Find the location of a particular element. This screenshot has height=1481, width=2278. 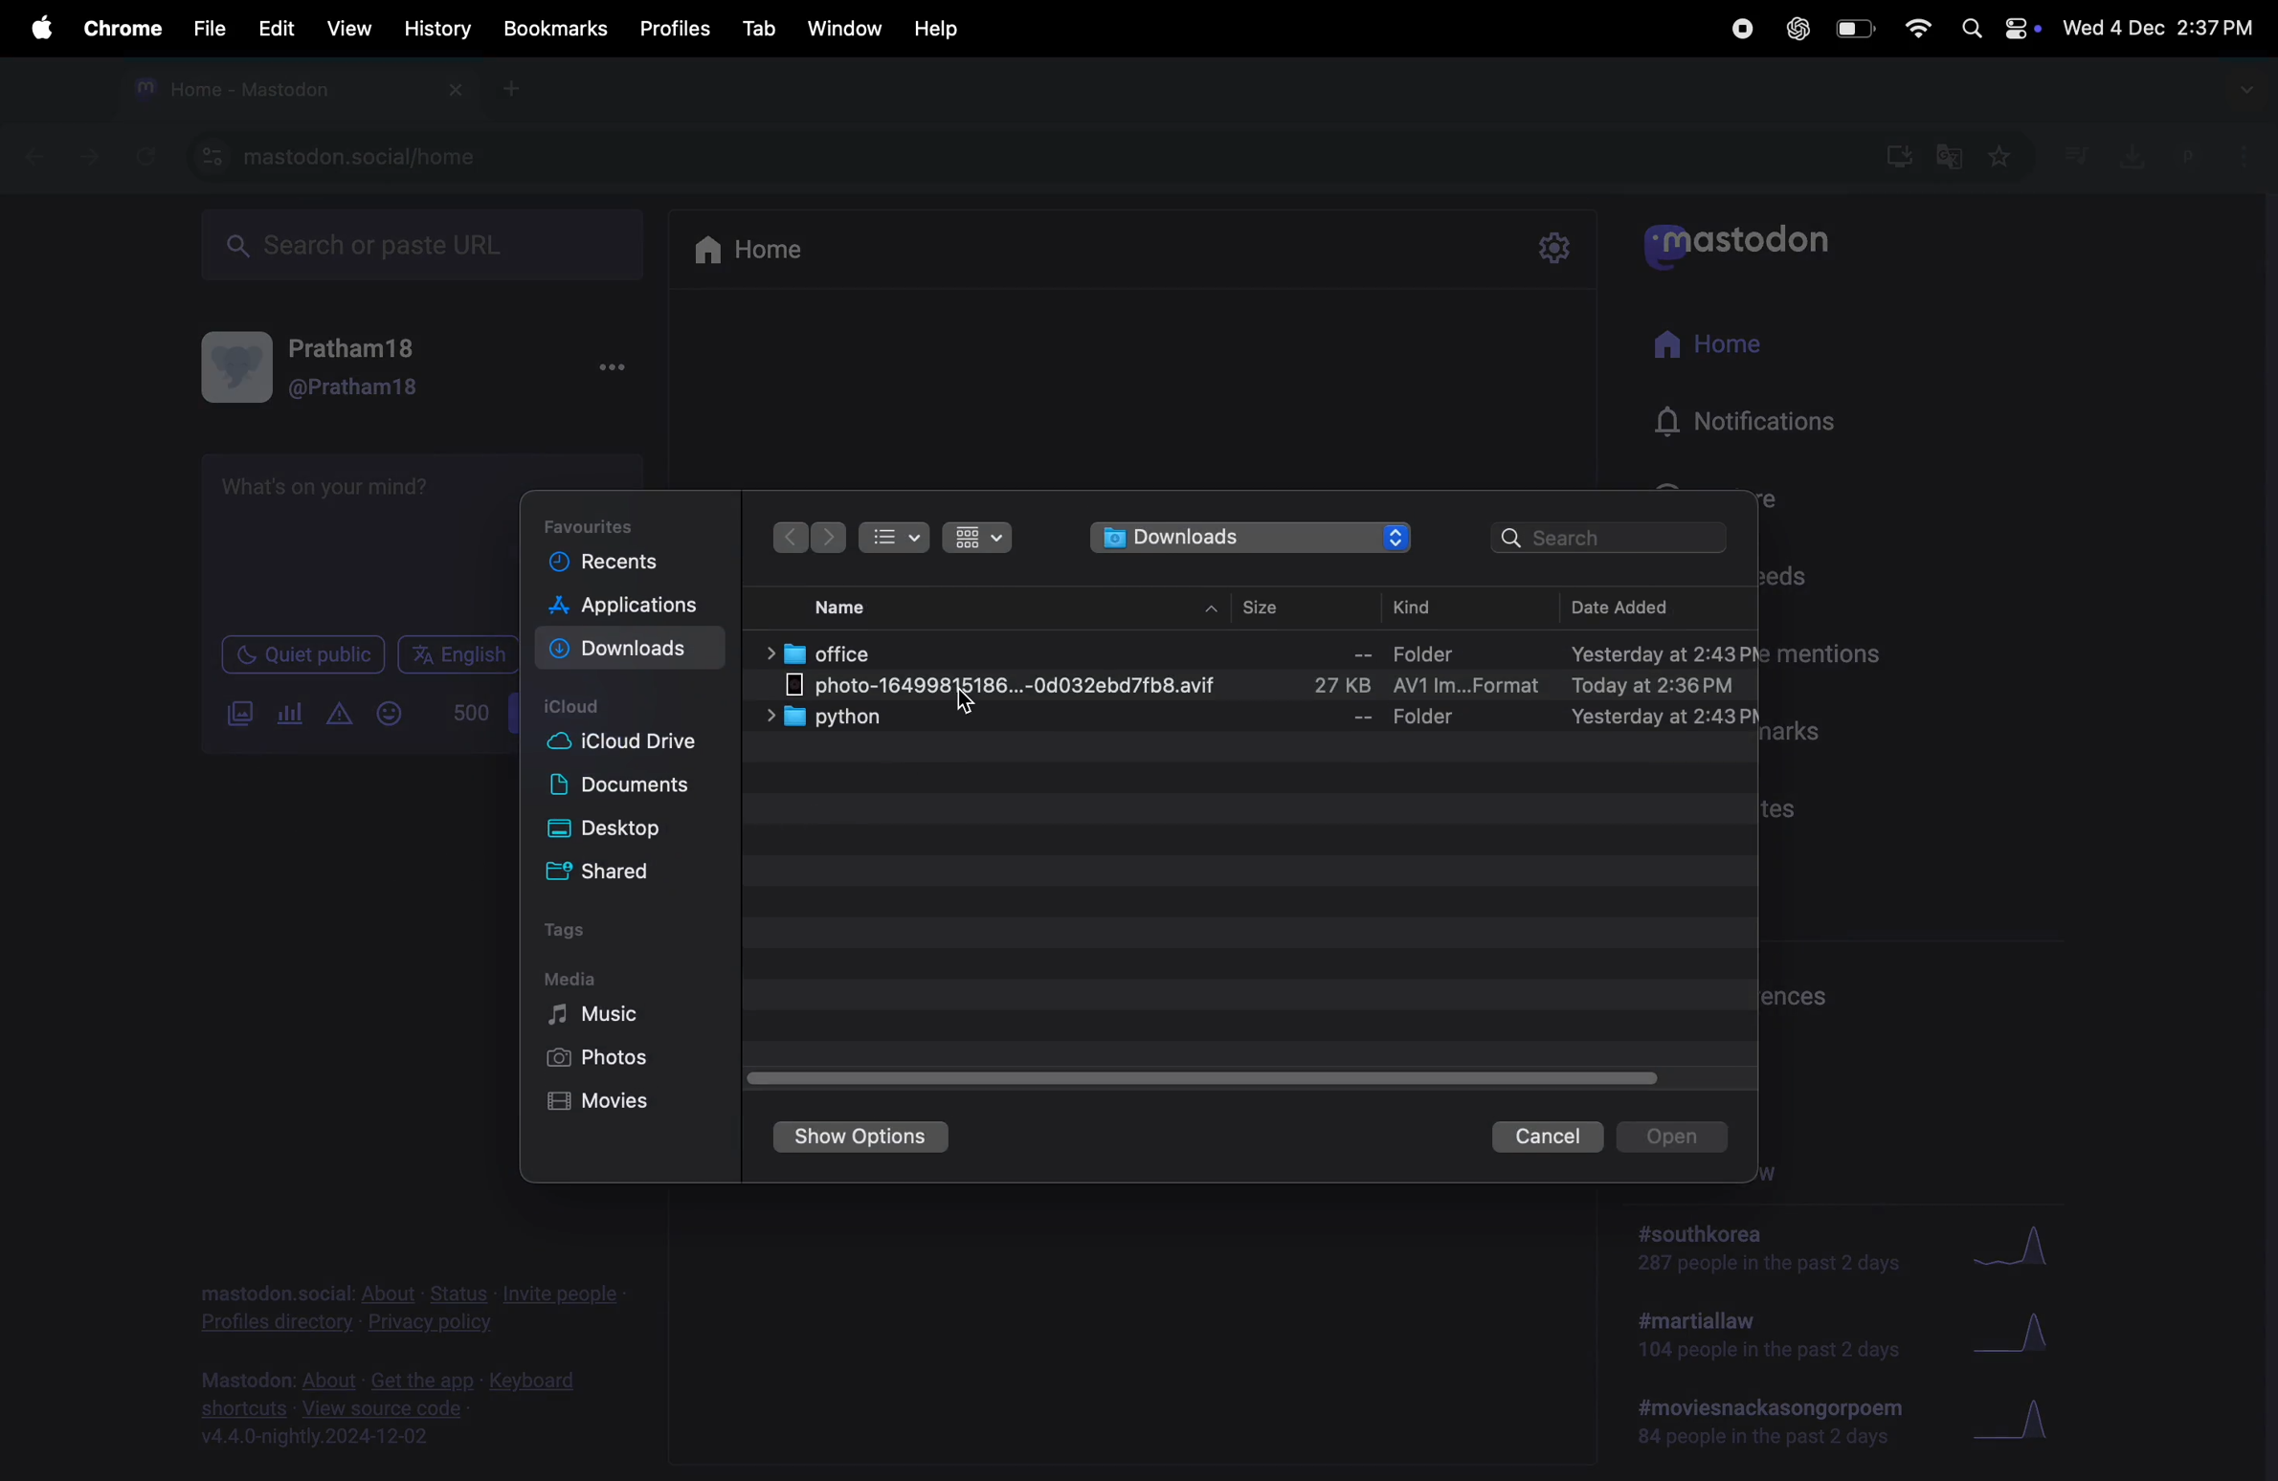

photos is located at coordinates (601, 1058).